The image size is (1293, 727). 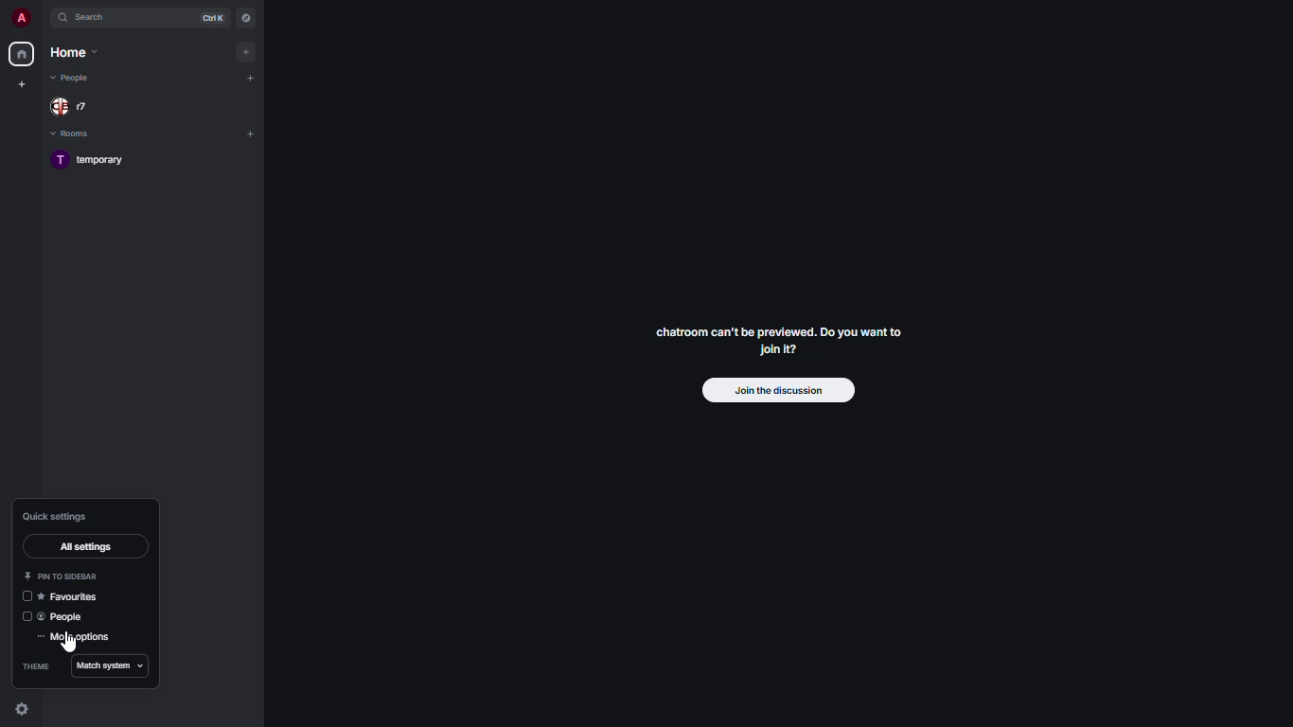 What do you see at coordinates (250, 132) in the screenshot?
I see `add` at bounding box center [250, 132].